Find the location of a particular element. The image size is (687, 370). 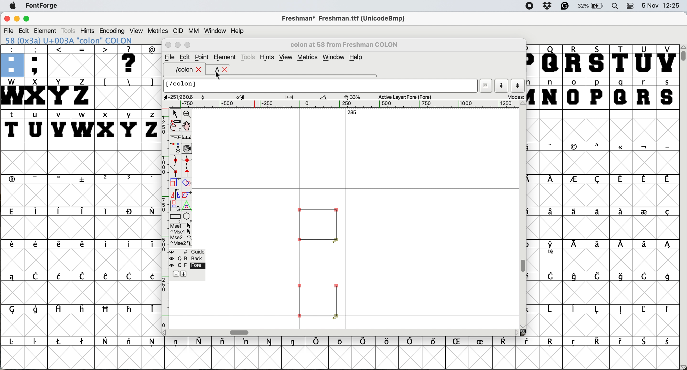

/colon is located at coordinates (180, 70).